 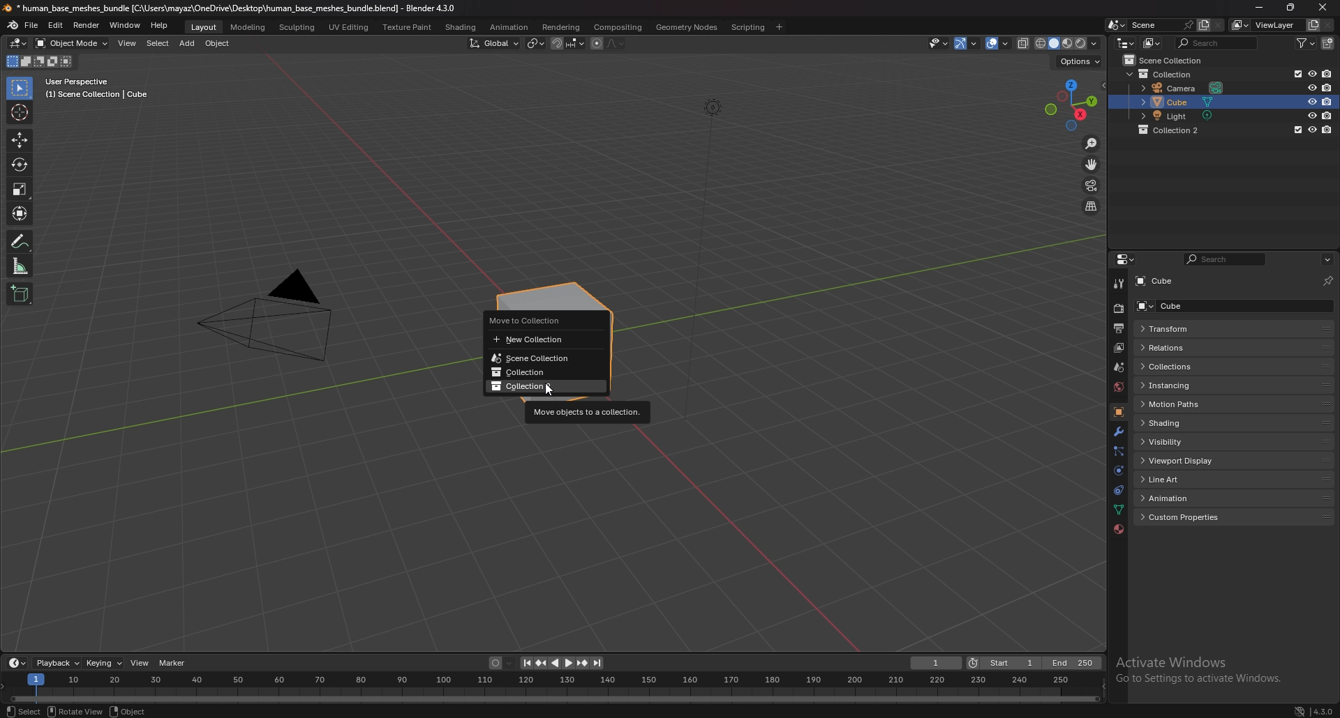 I want to click on hide in viewport, so click(x=1312, y=101).